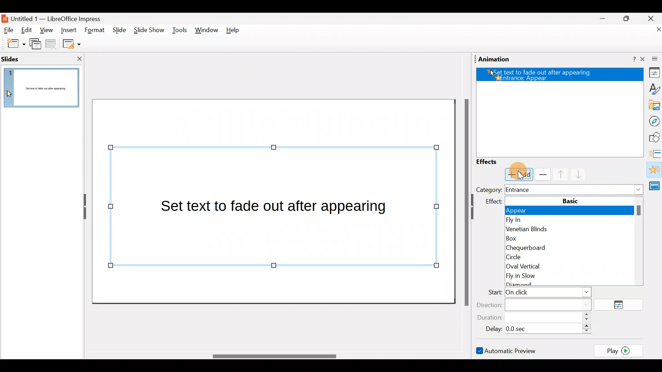  Describe the element at coordinates (465, 202) in the screenshot. I see `Scroll bar` at that location.